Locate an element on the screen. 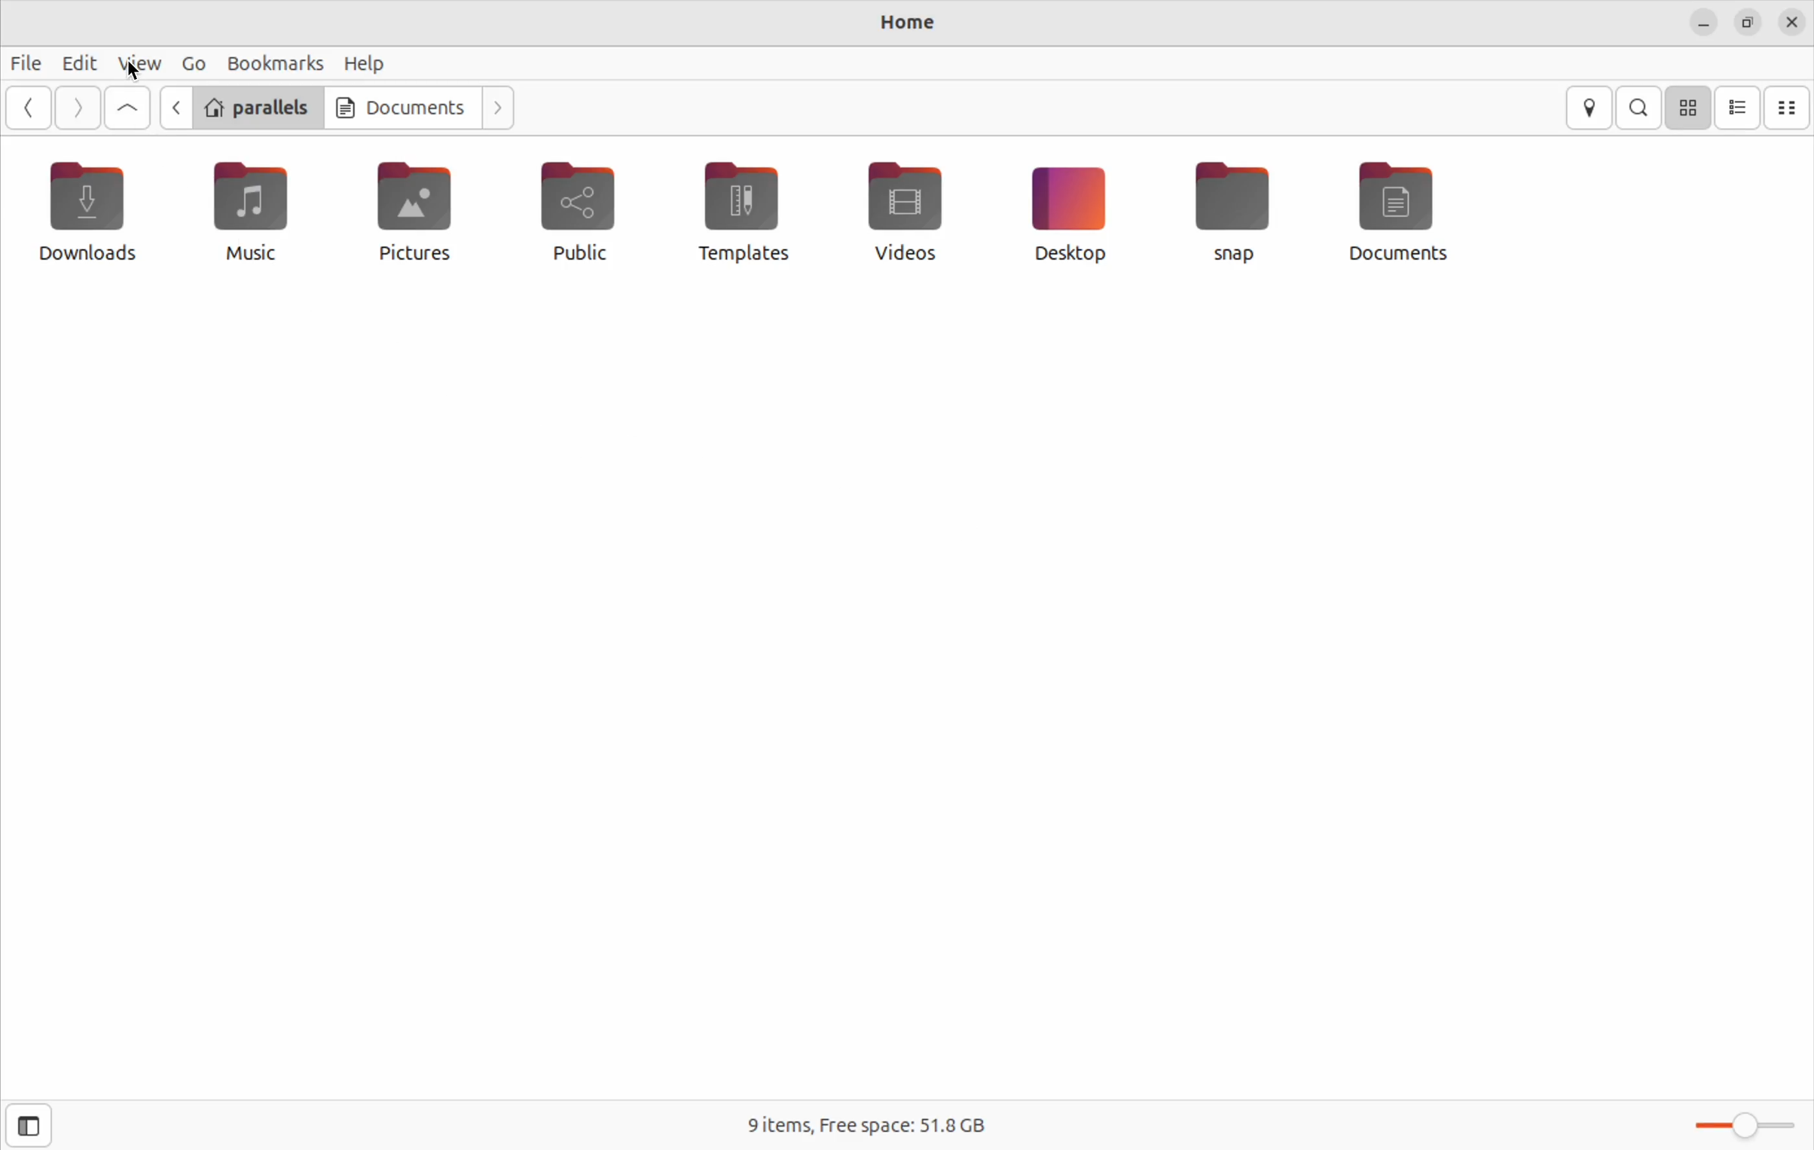 The height and width of the screenshot is (1150, 1814). go back is located at coordinates (174, 107).